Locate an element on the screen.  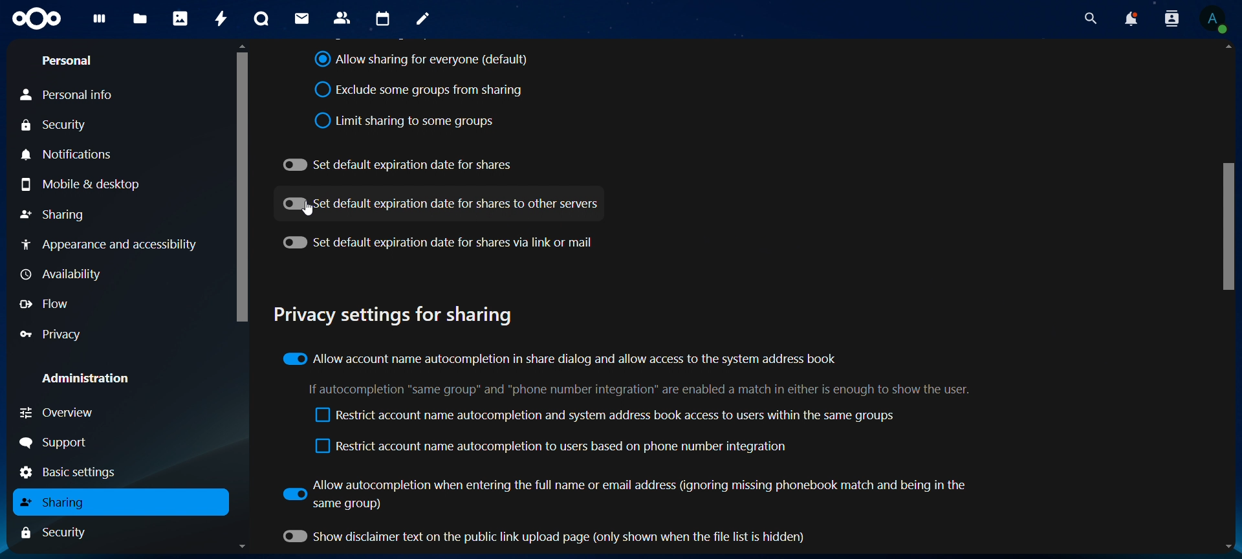
sharing is located at coordinates (60, 503).